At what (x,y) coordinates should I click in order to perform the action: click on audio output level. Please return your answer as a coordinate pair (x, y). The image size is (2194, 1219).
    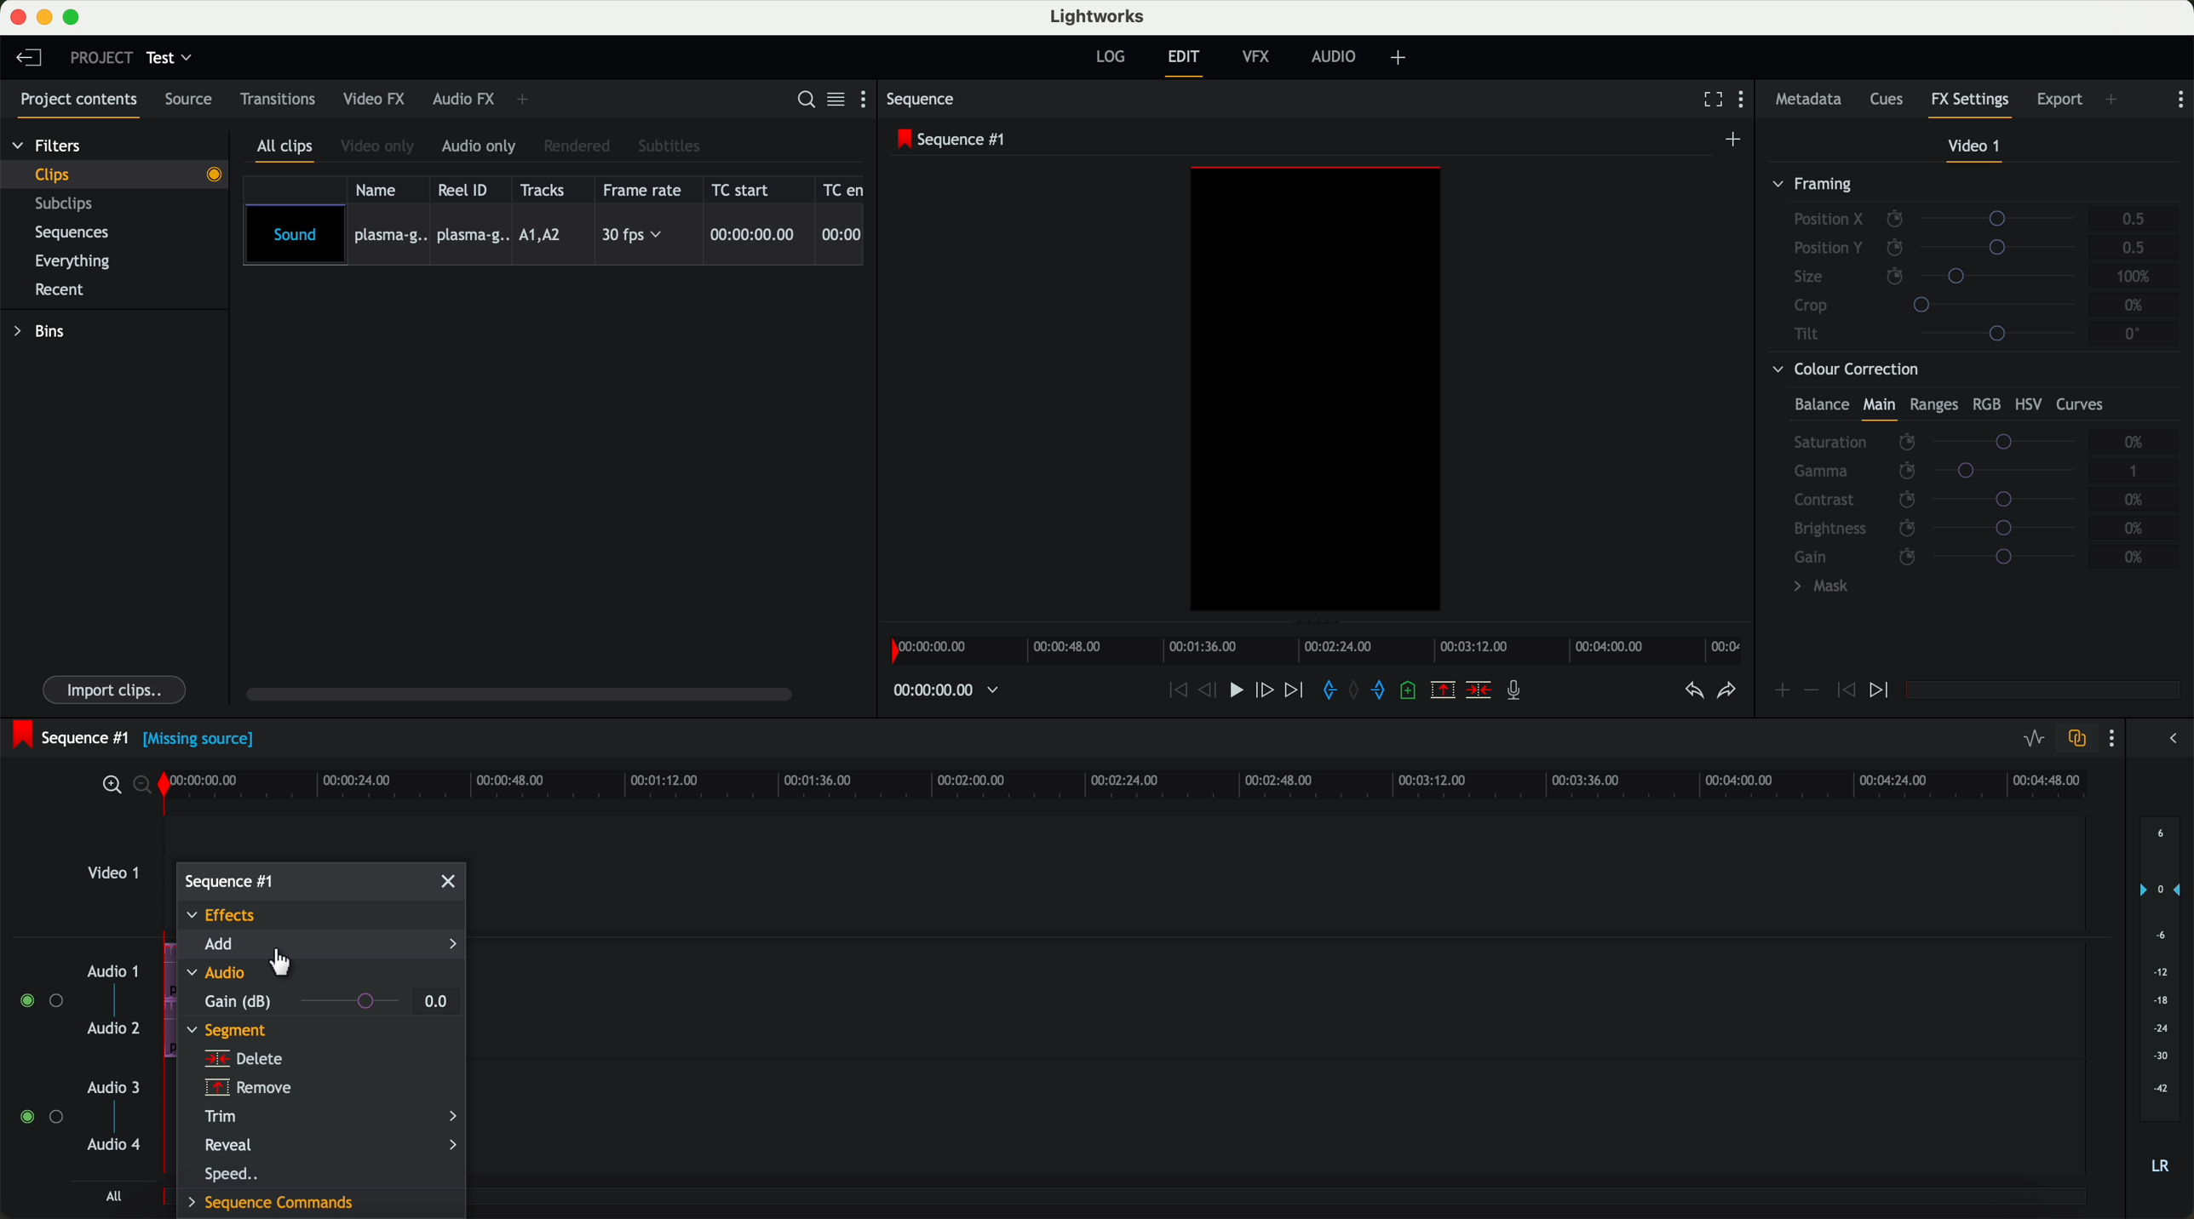
    Looking at the image, I should click on (2161, 1006).